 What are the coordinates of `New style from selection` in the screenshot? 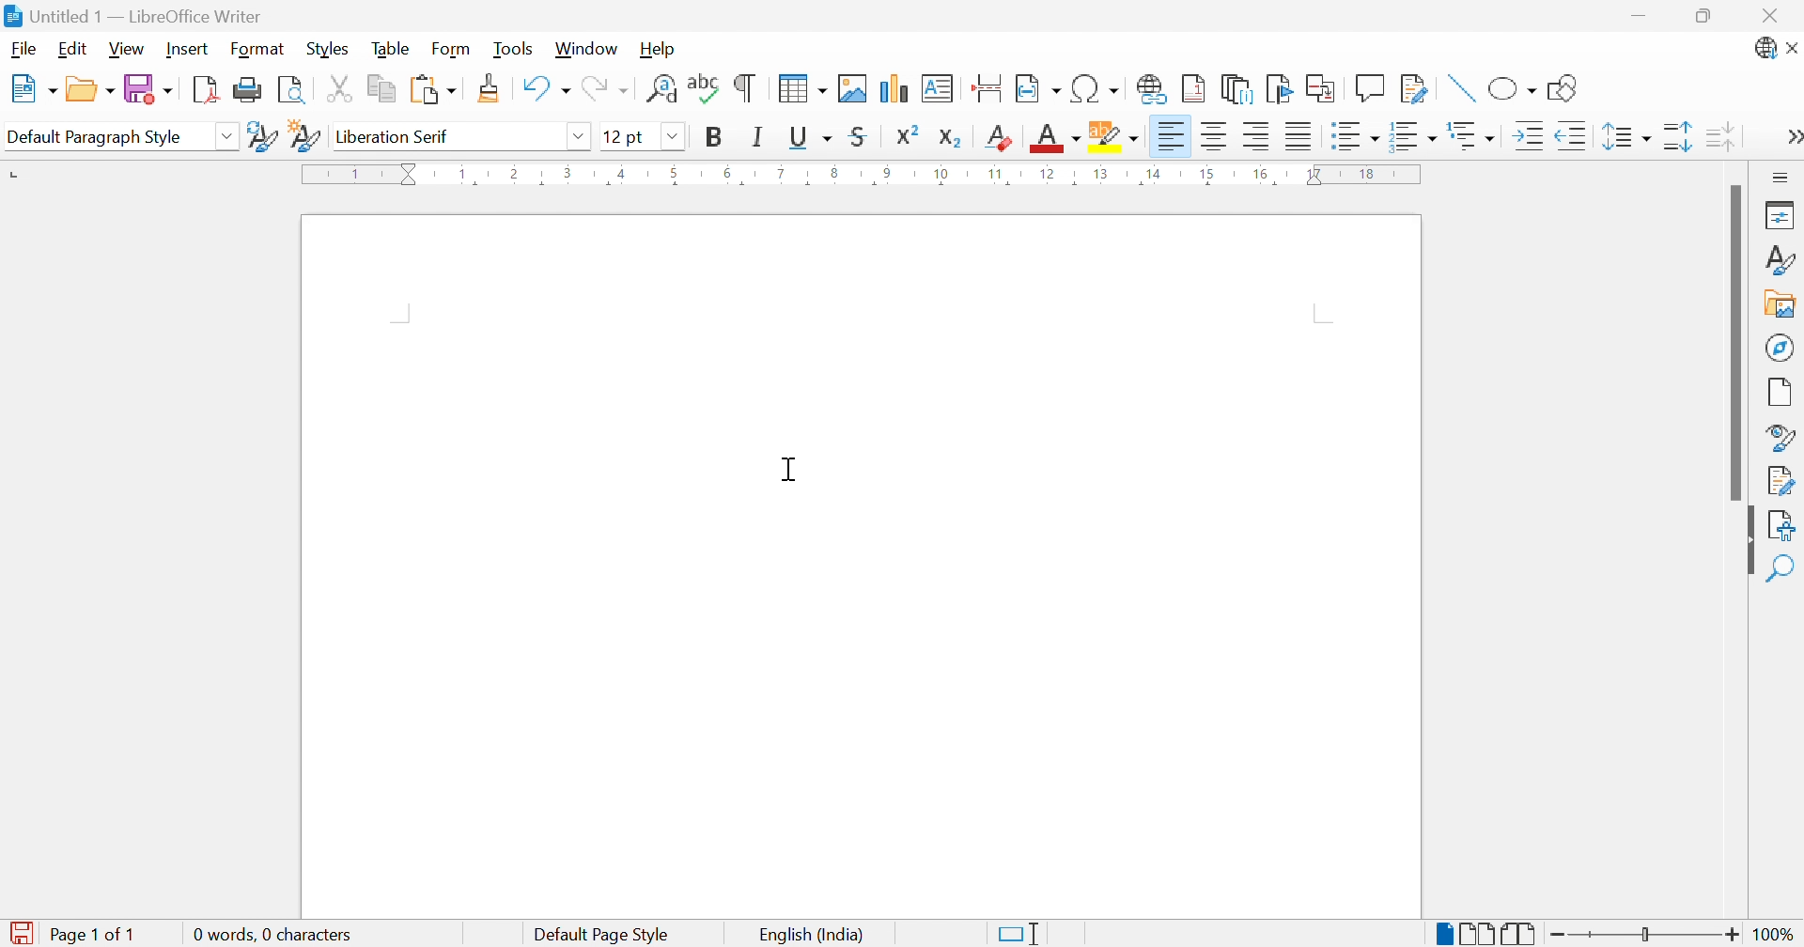 It's located at (307, 138).